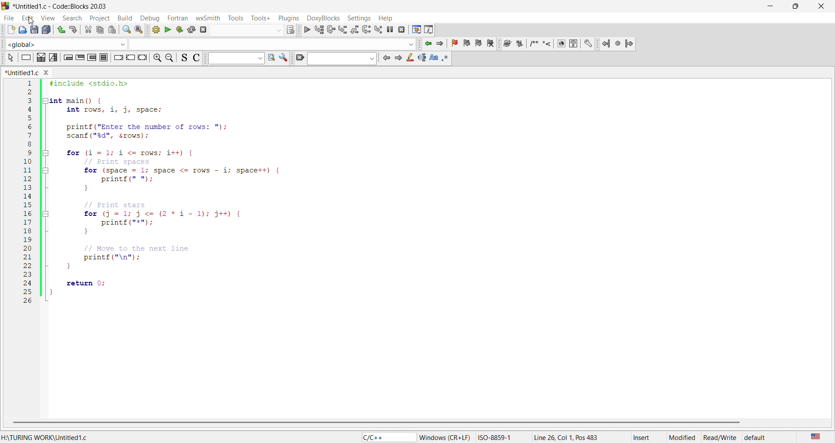 Image resolution: width=835 pixels, height=443 pixels. Describe the element at coordinates (192, 30) in the screenshot. I see `rebuild` at that location.